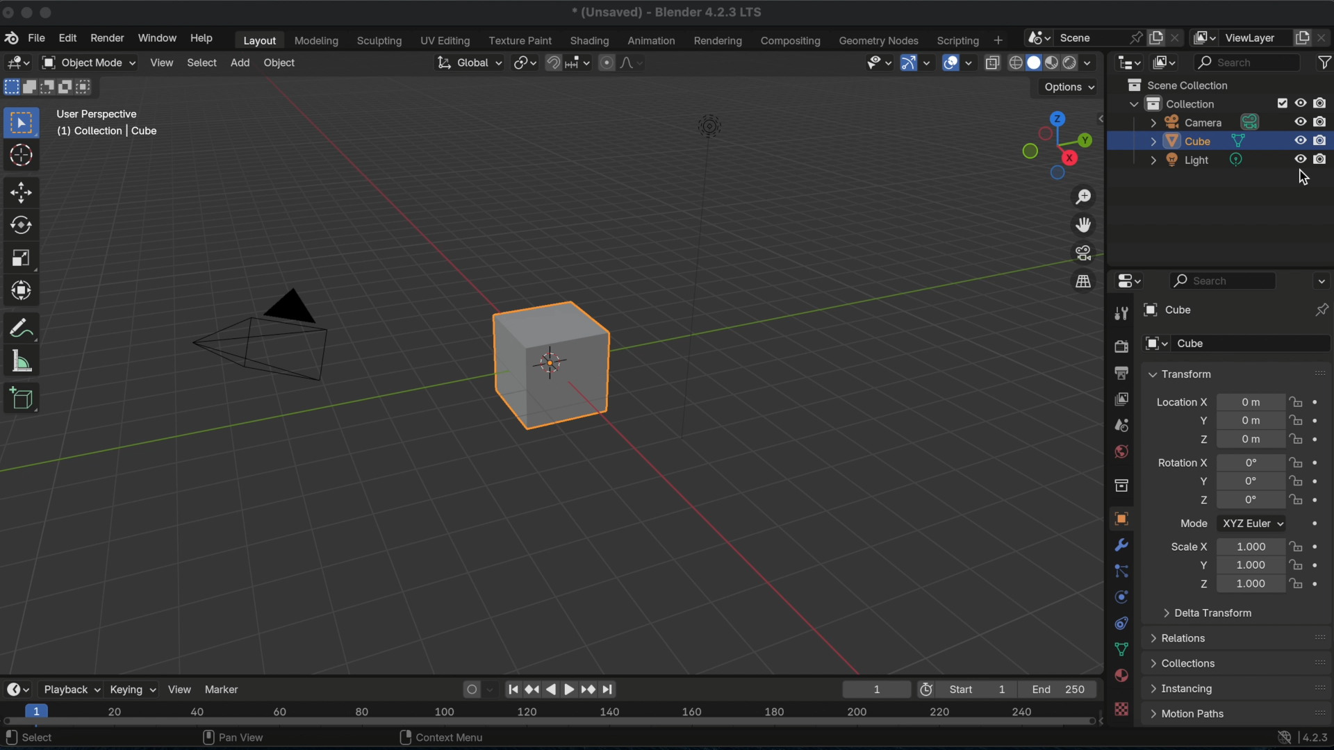 The width and height of the screenshot is (1334, 750). I want to click on show overlays dropdown, so click(960, 61).